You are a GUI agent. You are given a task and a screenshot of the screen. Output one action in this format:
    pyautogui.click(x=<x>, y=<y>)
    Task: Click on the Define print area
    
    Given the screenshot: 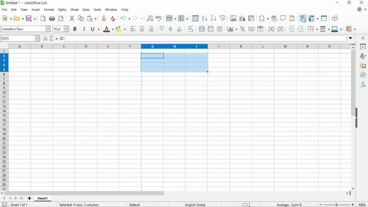 What is the action you would take?
    pyautogui.click(x=303, y=18)
    